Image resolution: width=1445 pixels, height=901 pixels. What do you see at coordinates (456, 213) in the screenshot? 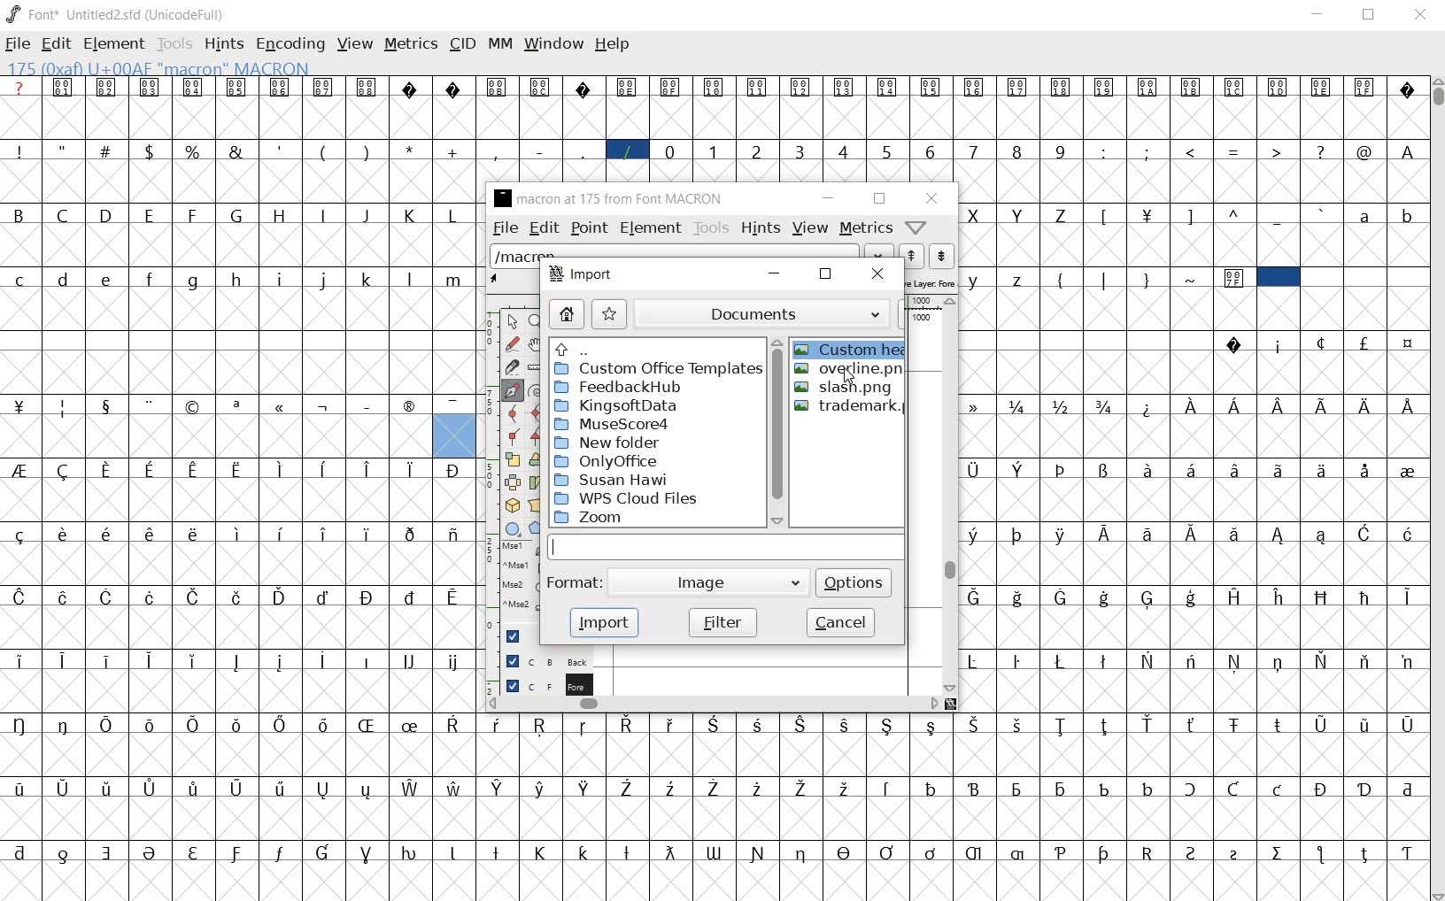
I see `L` at bounding box center [456, 213].